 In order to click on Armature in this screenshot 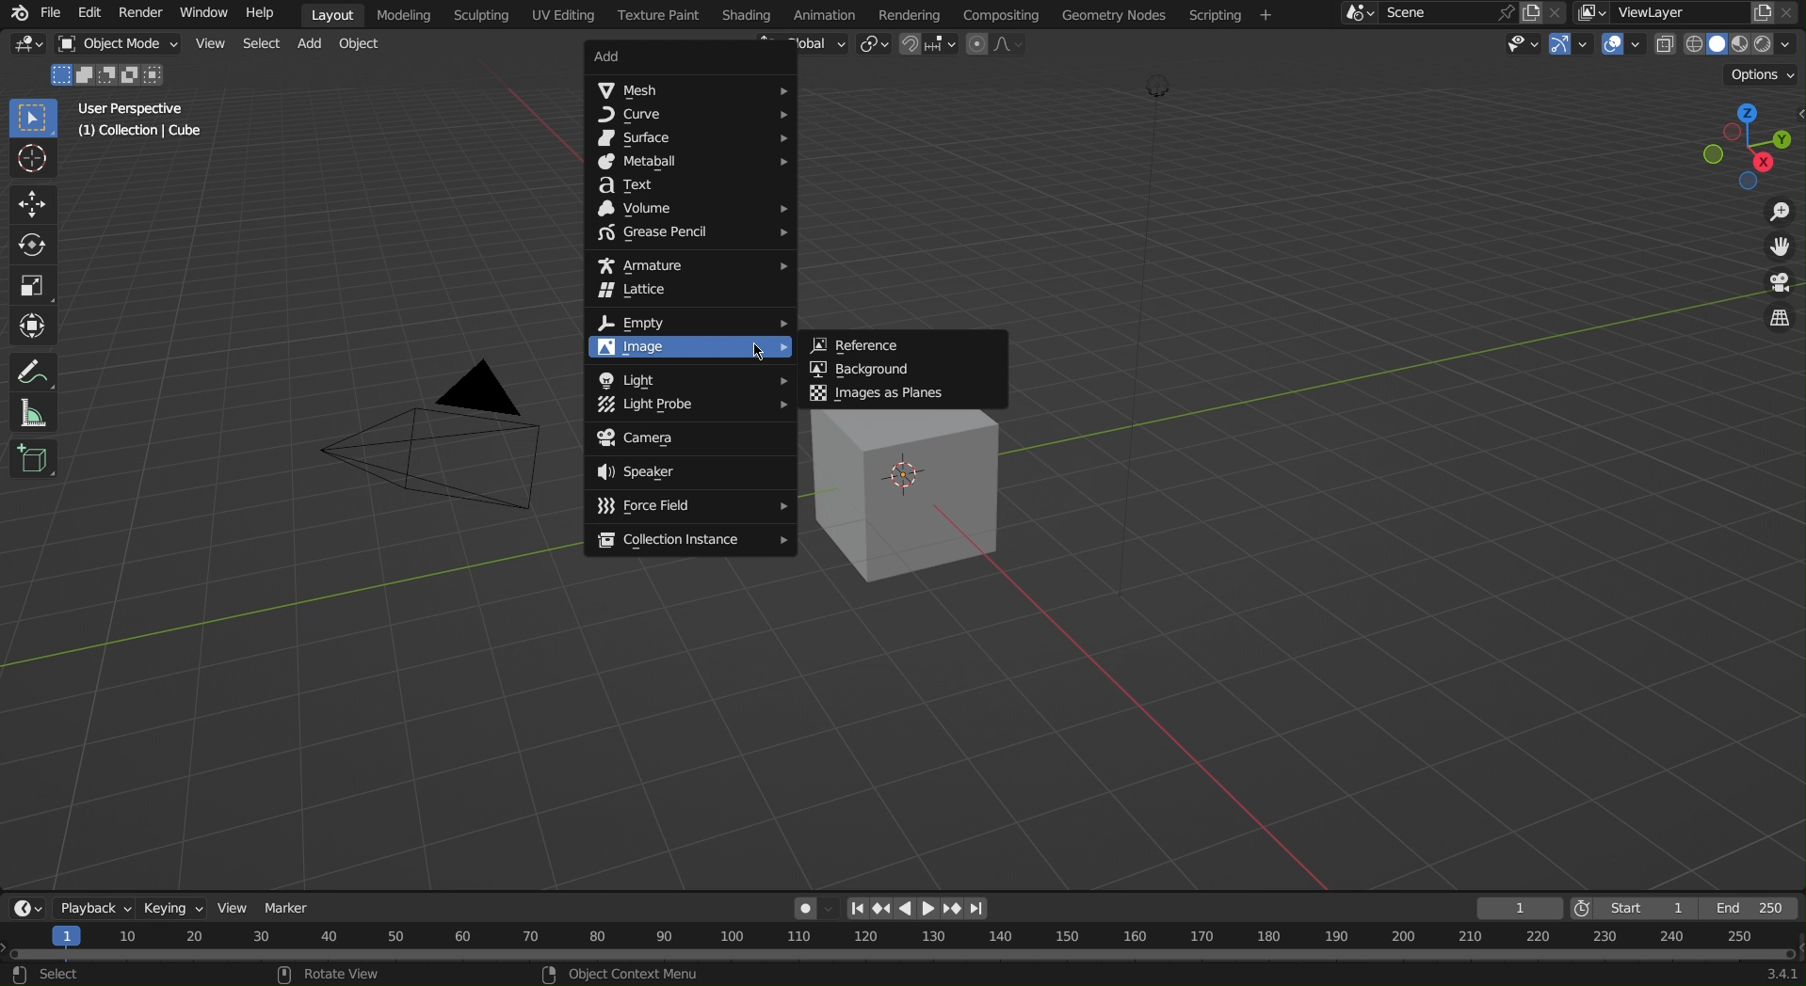, I will do `click(688, 262)`.